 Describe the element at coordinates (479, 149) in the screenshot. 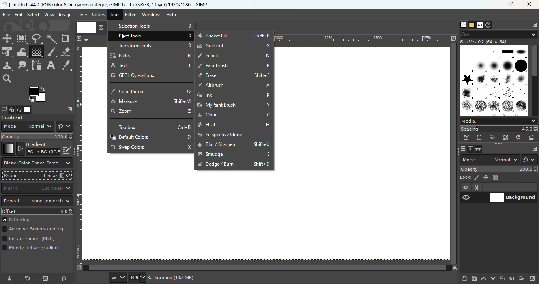

I see `Open the paths dialog` at that location.